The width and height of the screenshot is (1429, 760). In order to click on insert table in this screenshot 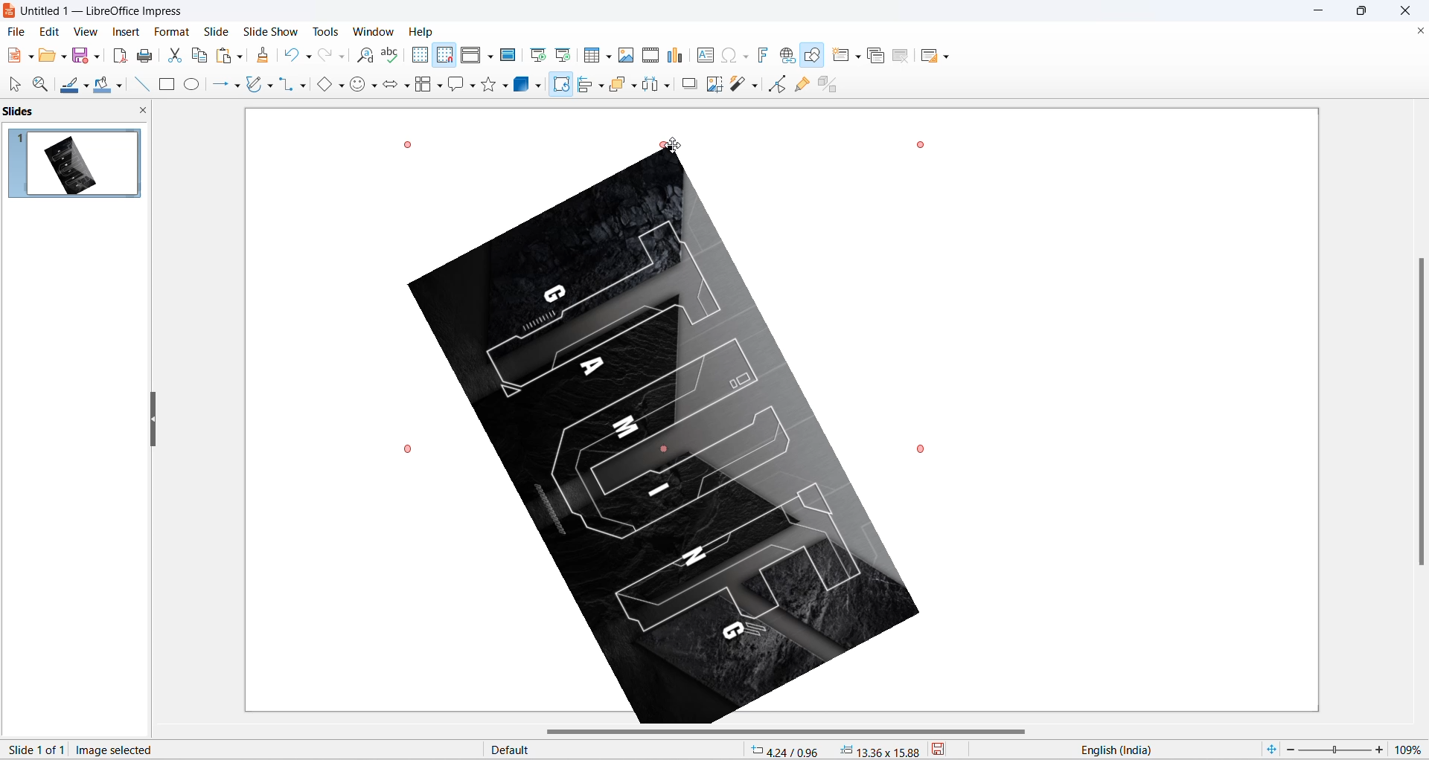, I will do `click(592, 56)`.